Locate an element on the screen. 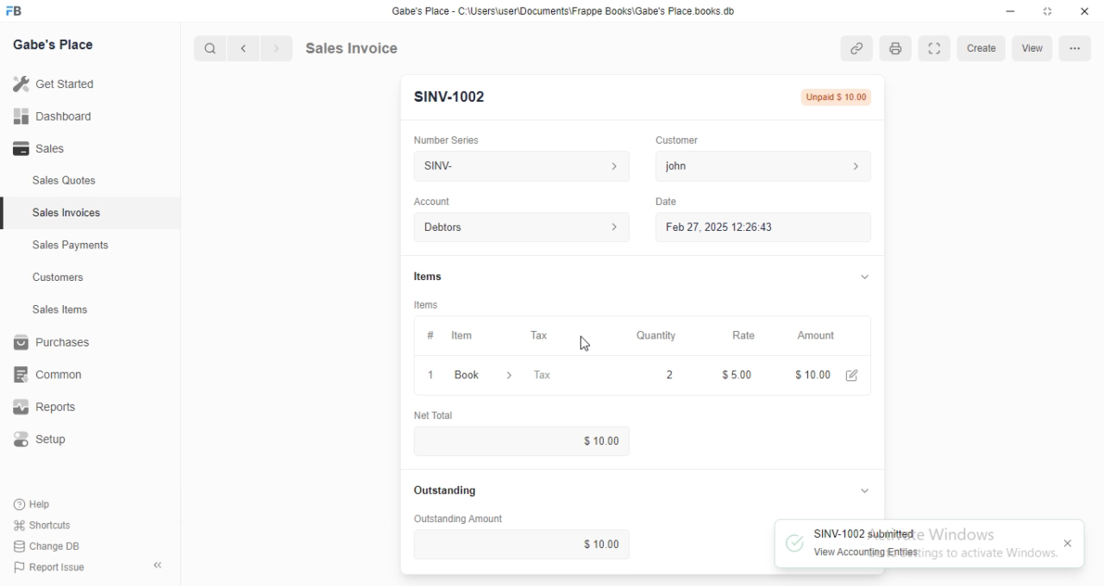 This screenshot has width=1104, height=586. common is located at coordinates (49, 376).